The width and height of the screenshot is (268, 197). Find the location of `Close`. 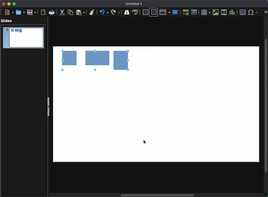

Close is located at coordinates (45, 21).